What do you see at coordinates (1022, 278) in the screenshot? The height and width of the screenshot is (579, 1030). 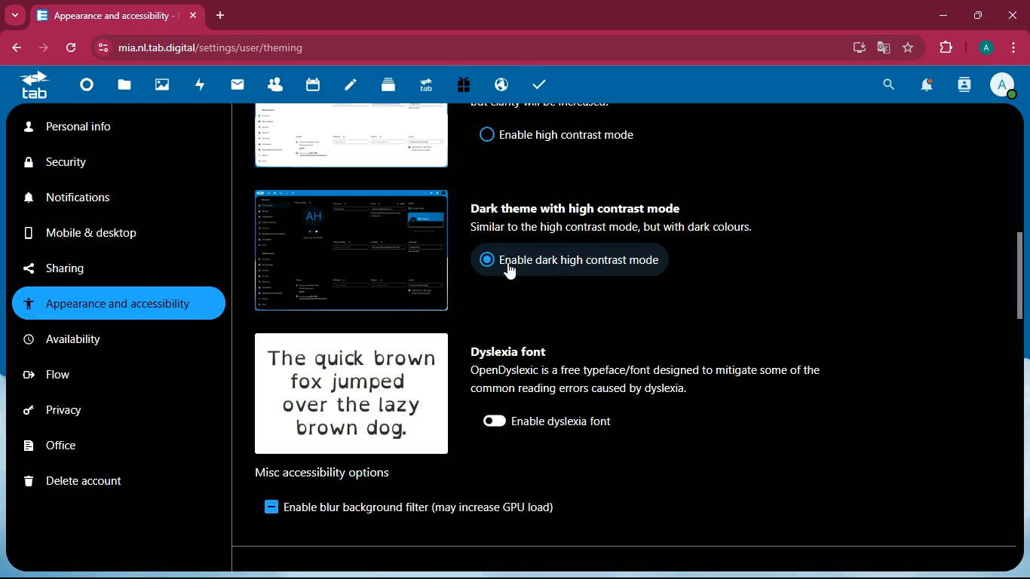 I see `scroll bar` at bounding box center [1022, 278].